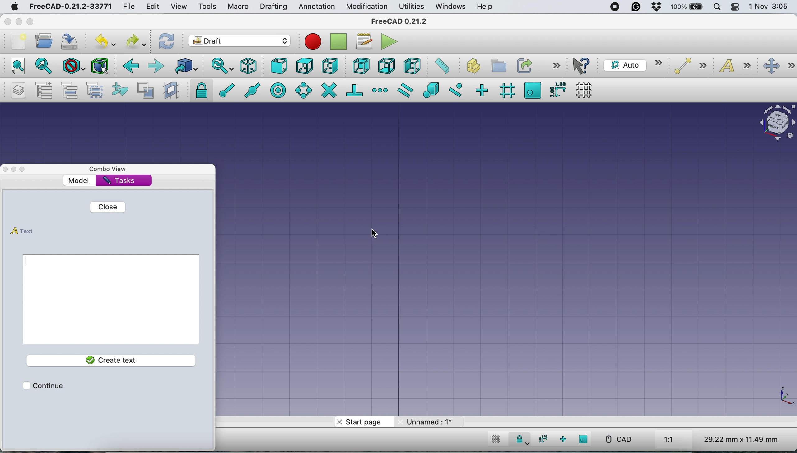  What do you see at coordinates (611, 7) in the screenshot?
I see `screen recorder` at bounding box center [611, 7].